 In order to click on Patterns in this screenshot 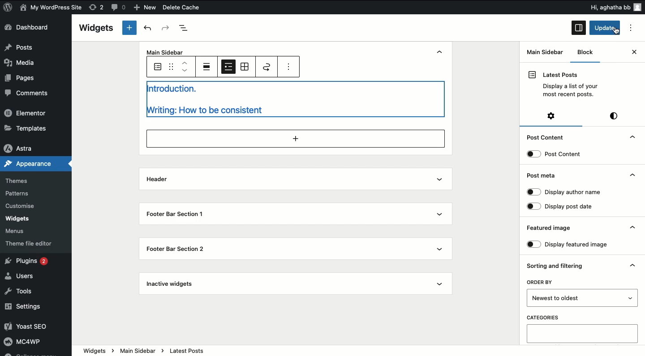, I will do `click(20, 192)`.